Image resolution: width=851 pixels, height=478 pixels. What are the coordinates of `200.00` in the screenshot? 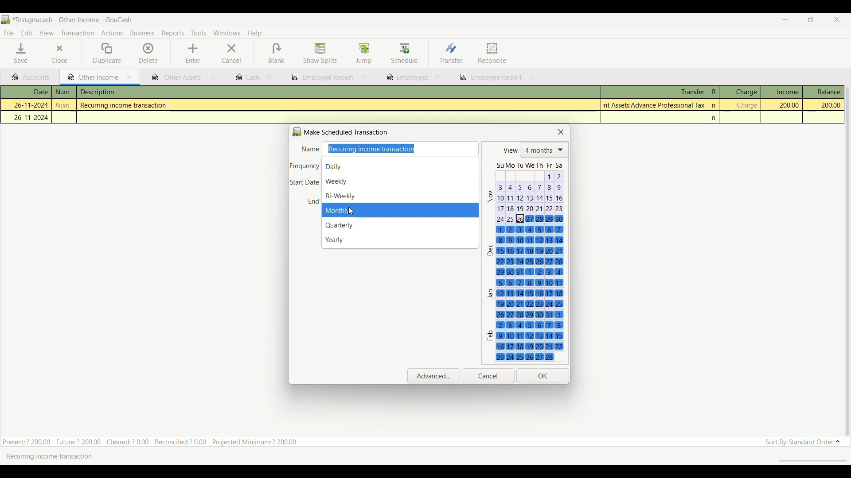 It's located at (785, 105).